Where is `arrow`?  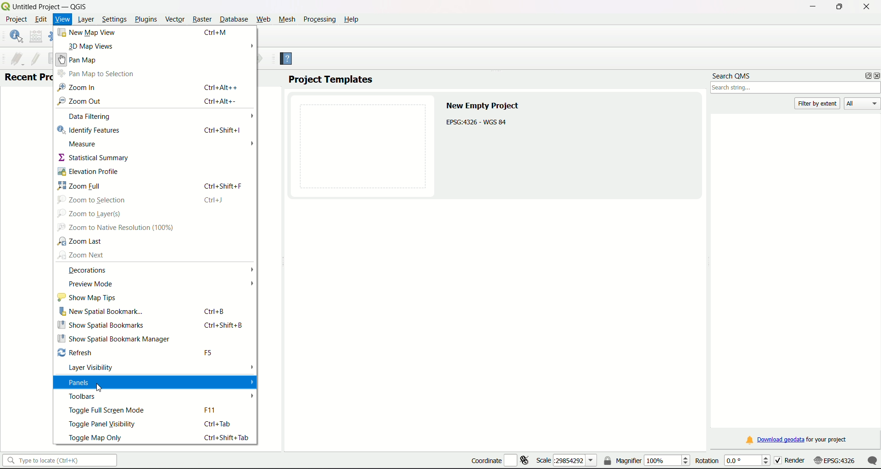
arrow is located at coordinates (250, 46).